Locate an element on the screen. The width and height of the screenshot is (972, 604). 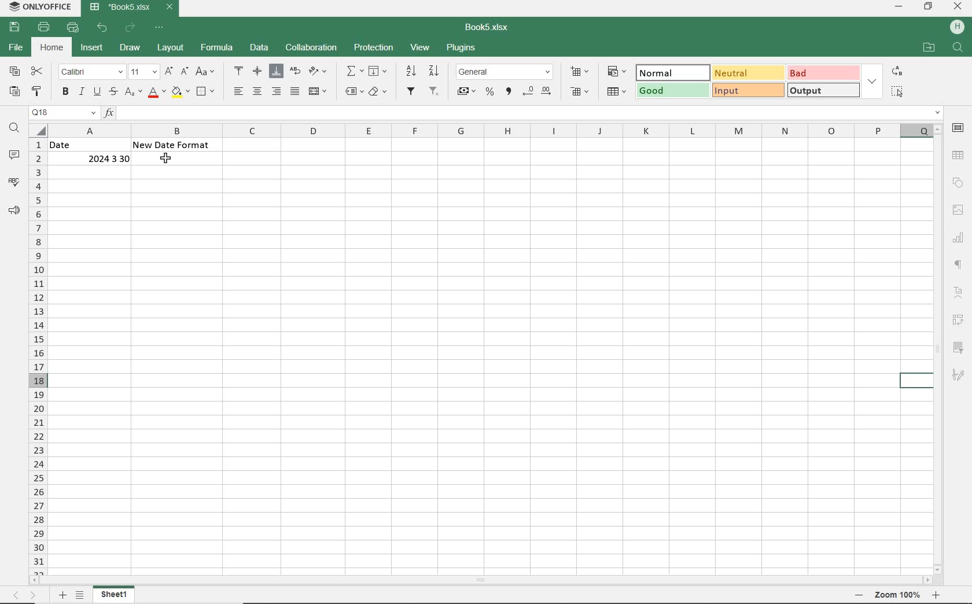
GOOD is located at coordinates (671, 91).